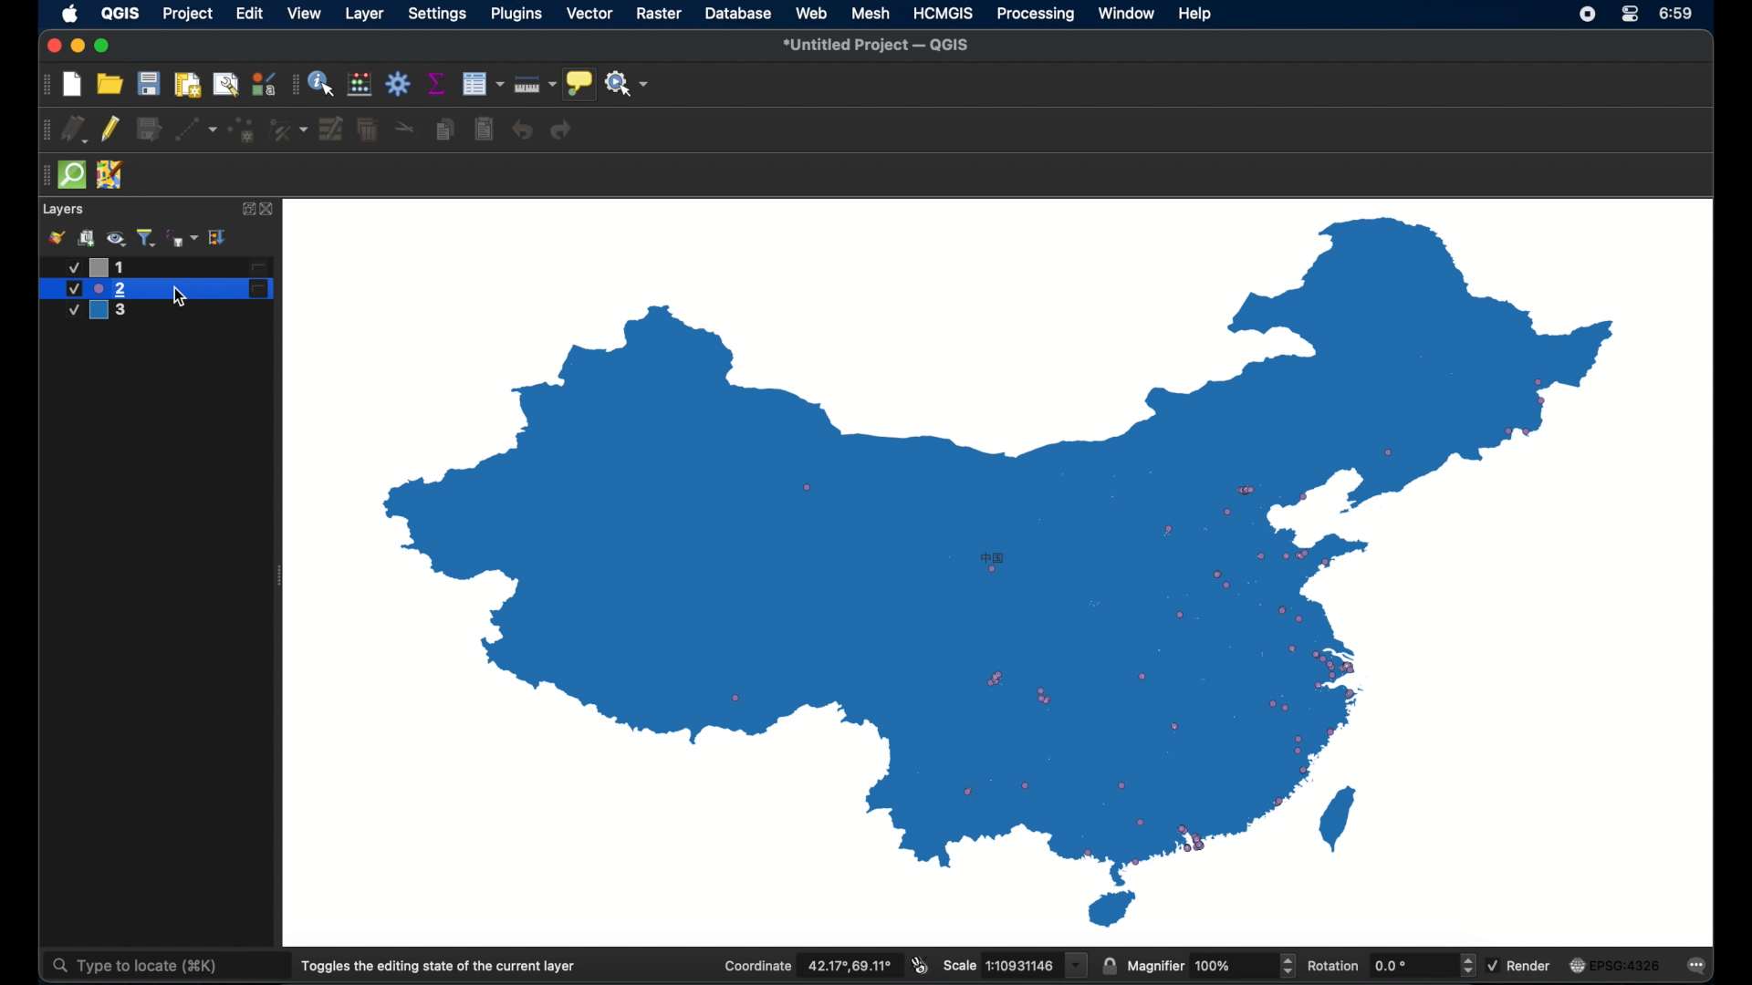  What do you see at coordinates (850, 573) in the screenshot?
I see `boundary  map of  china with point data` at bounding box center [850, 573].